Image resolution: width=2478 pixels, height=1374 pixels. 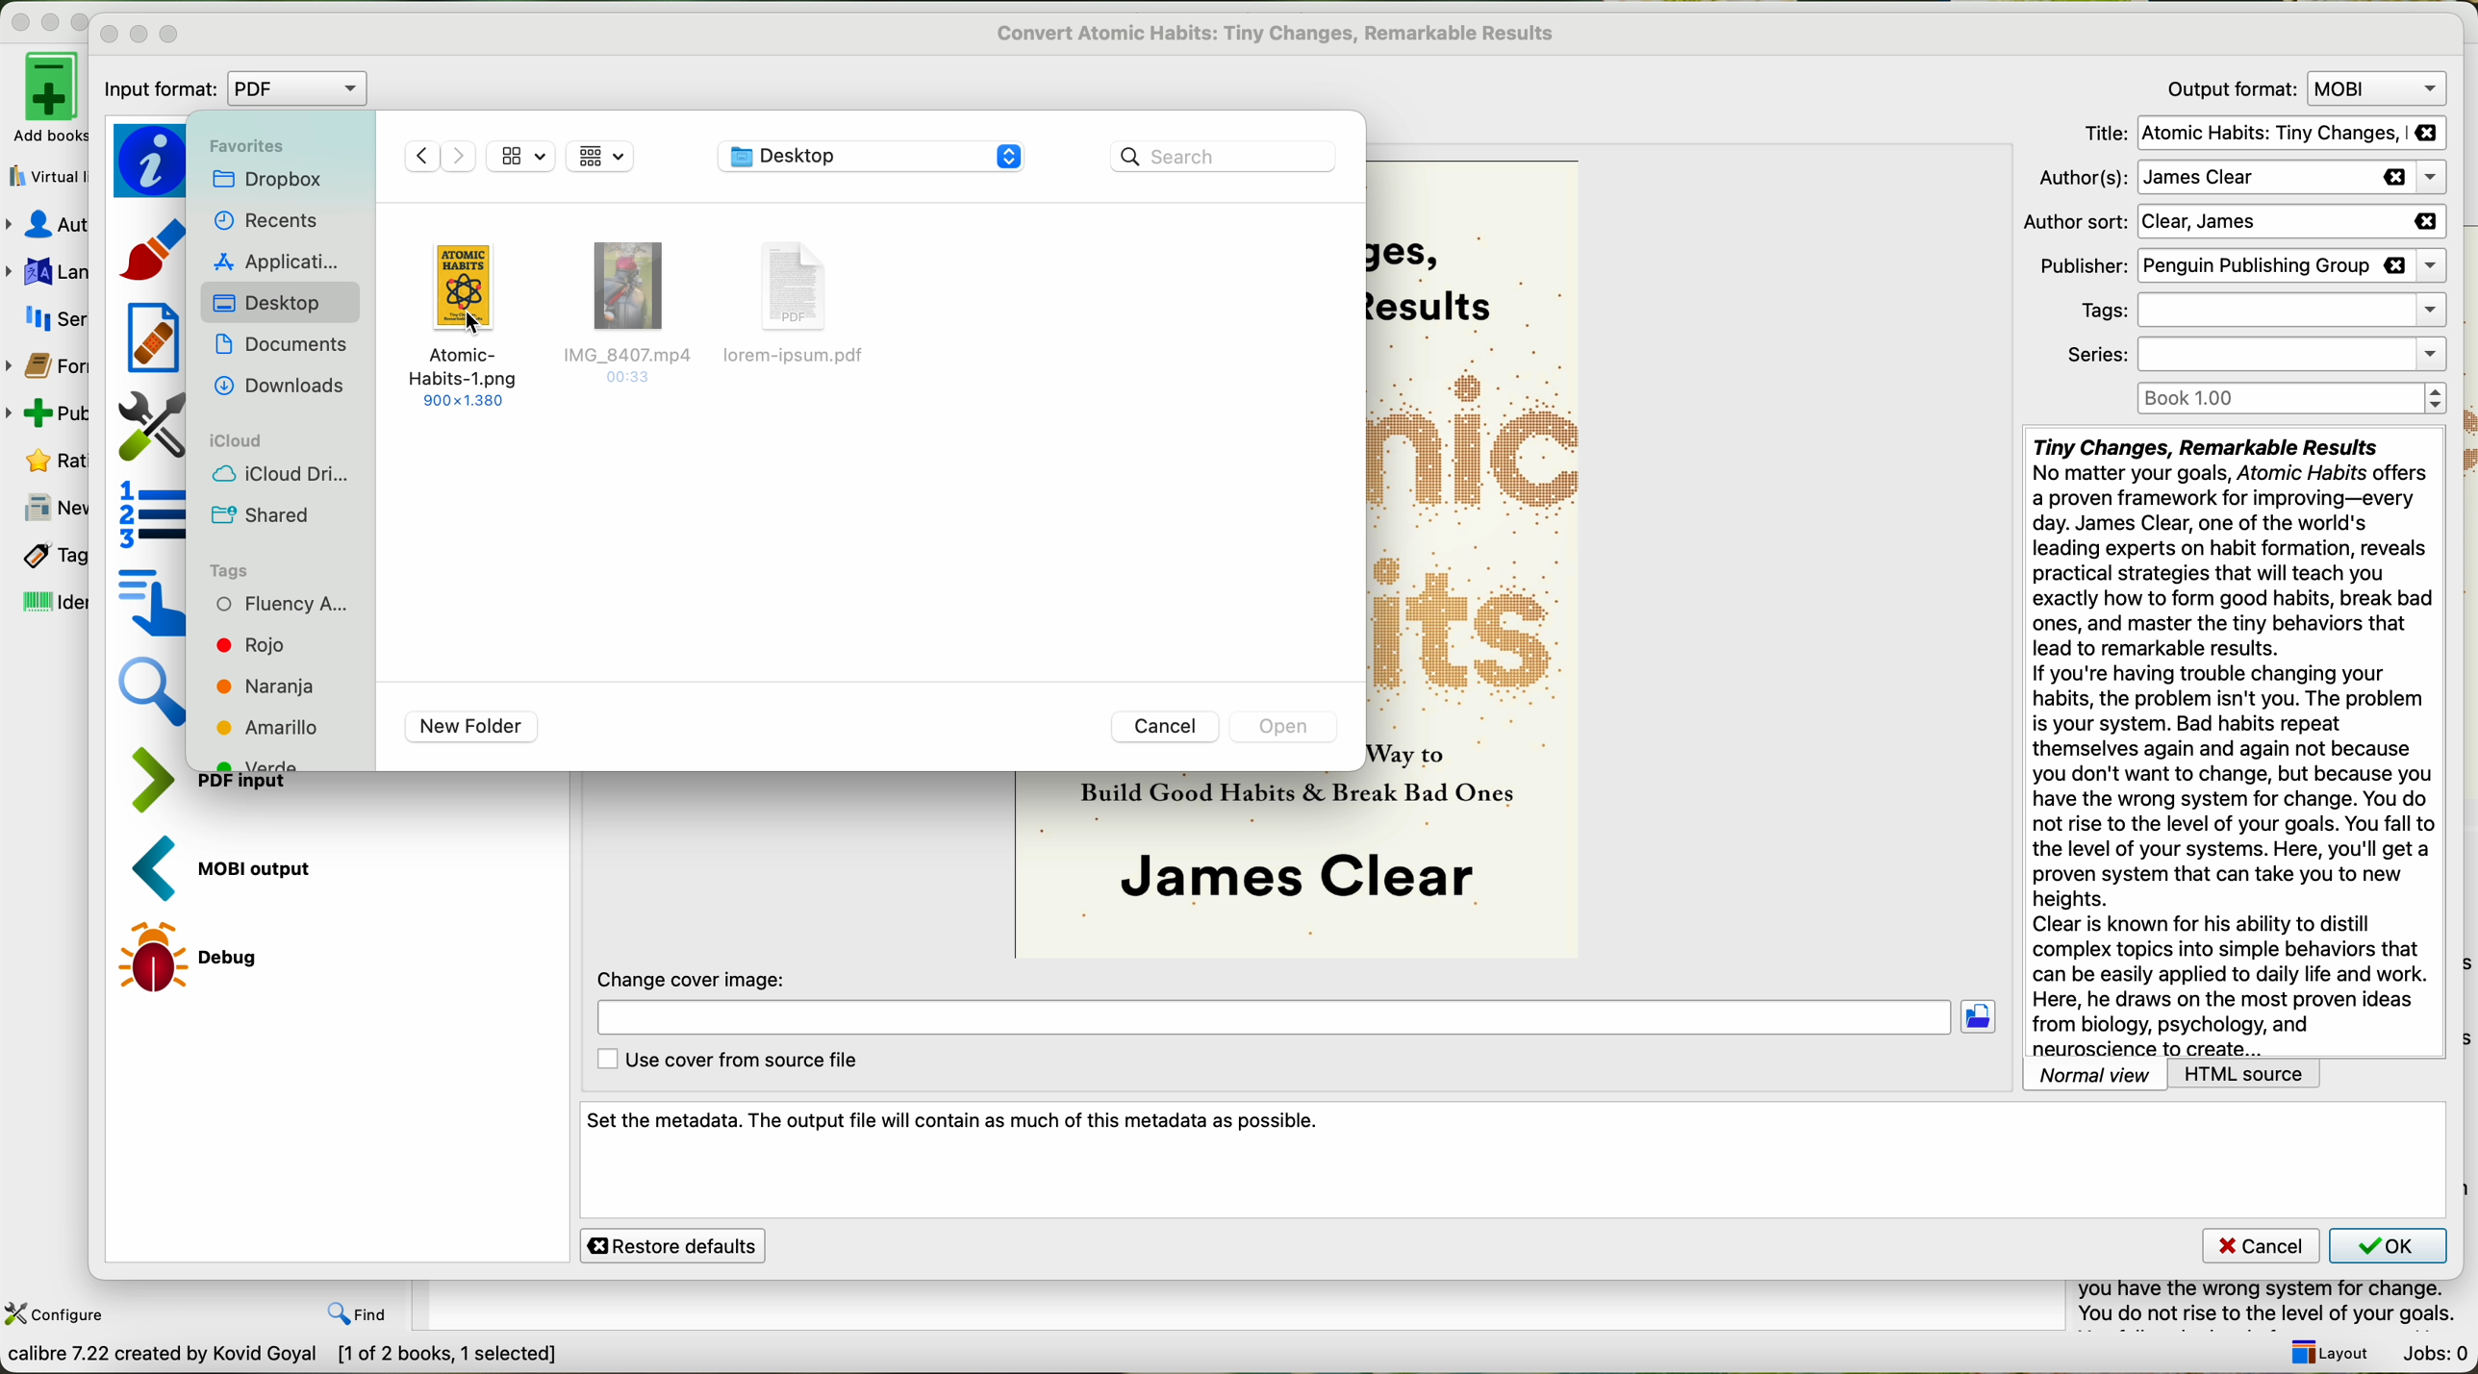 I want to click on series, so click(x=2257, y=356).